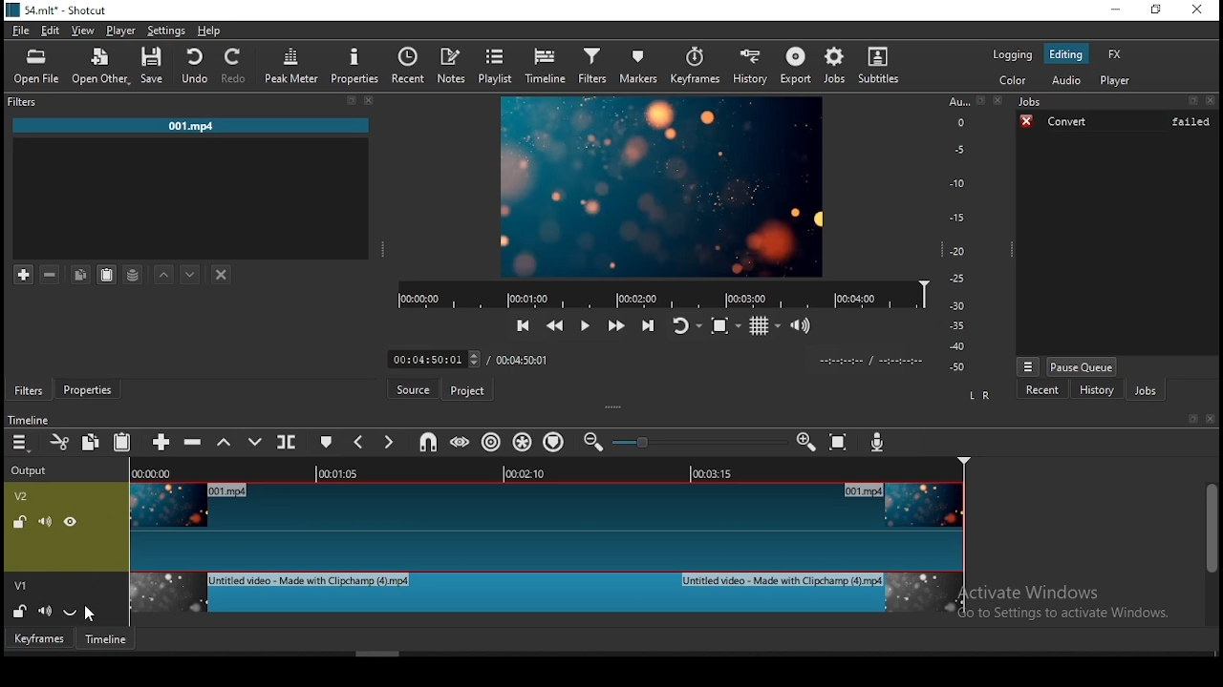 The height and width of the screenshot is (687, 1223). Describe the element at coordinates (1145, 390) in the screenshot. I see `jobs` at that location.